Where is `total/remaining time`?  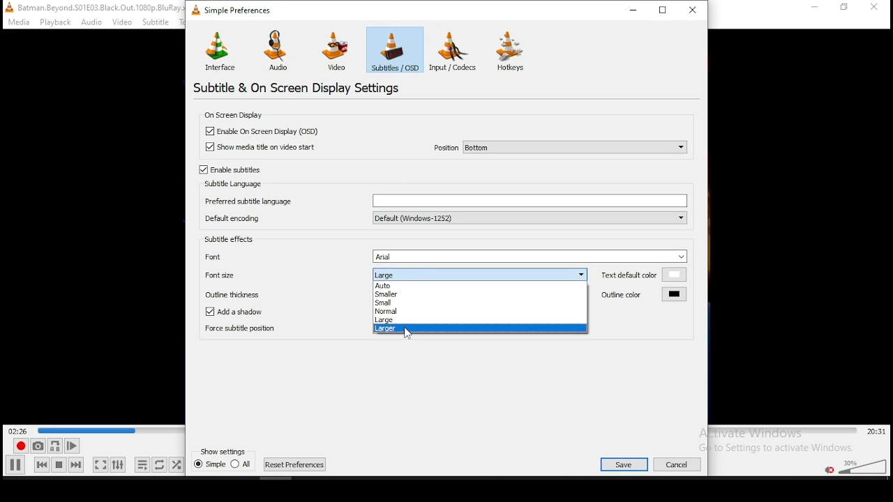 total/remaining time is located at coordinates (878, 432).